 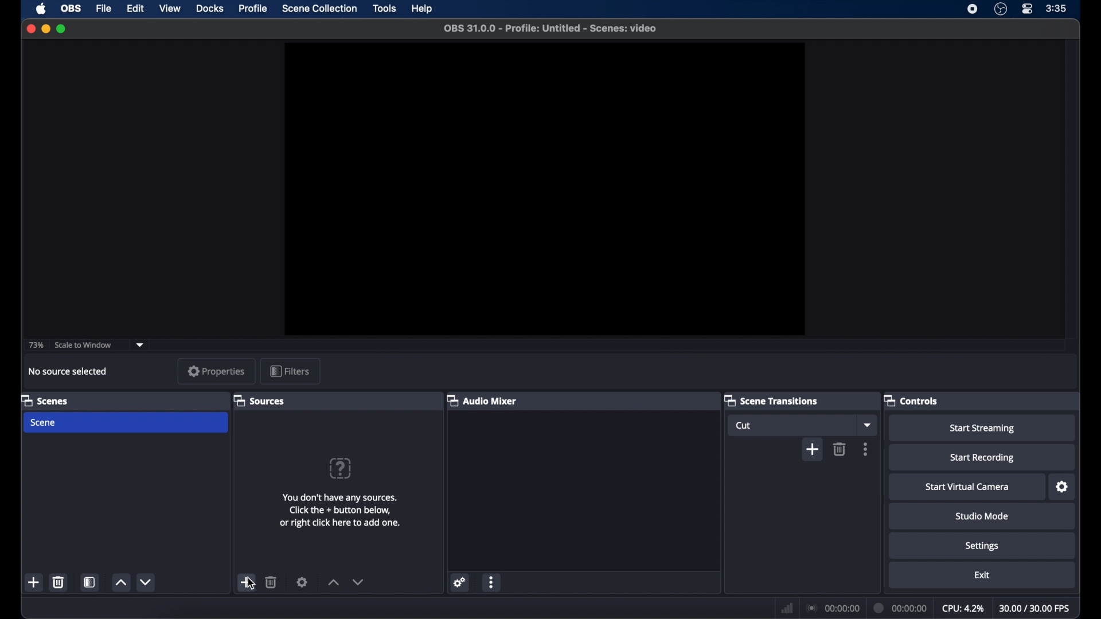 I want to click on more options, so click(x=493, y=582).